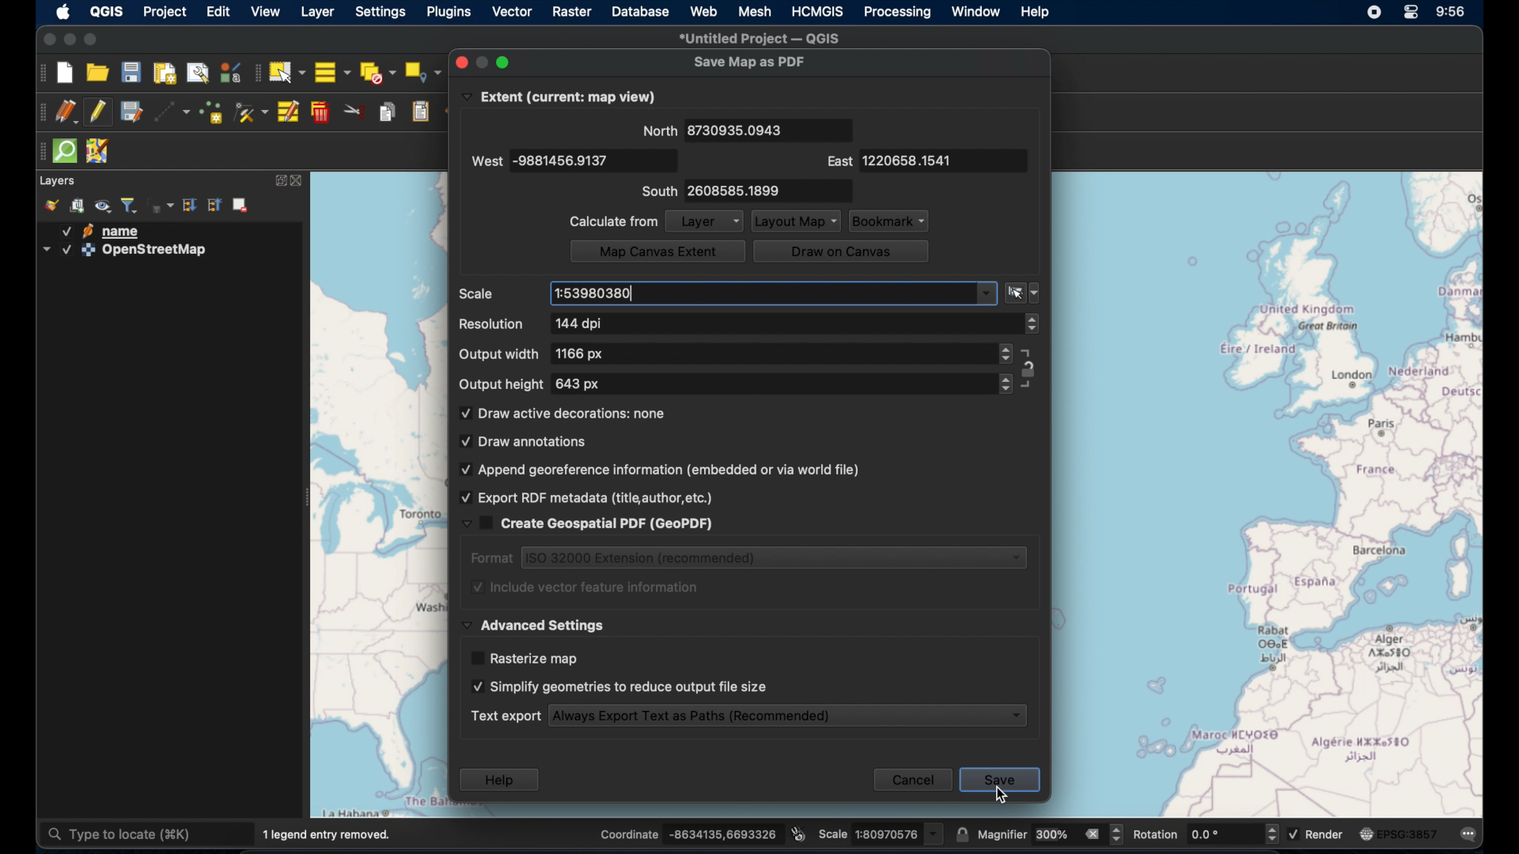 The image size is (1519, 854). What do you see at coordinates (163, 205) in the screenshot?
I see `filter layer by expression` at bounding box center [163, 205].